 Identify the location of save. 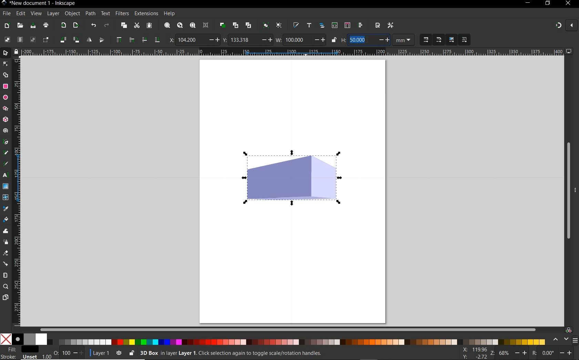
(33, 25).